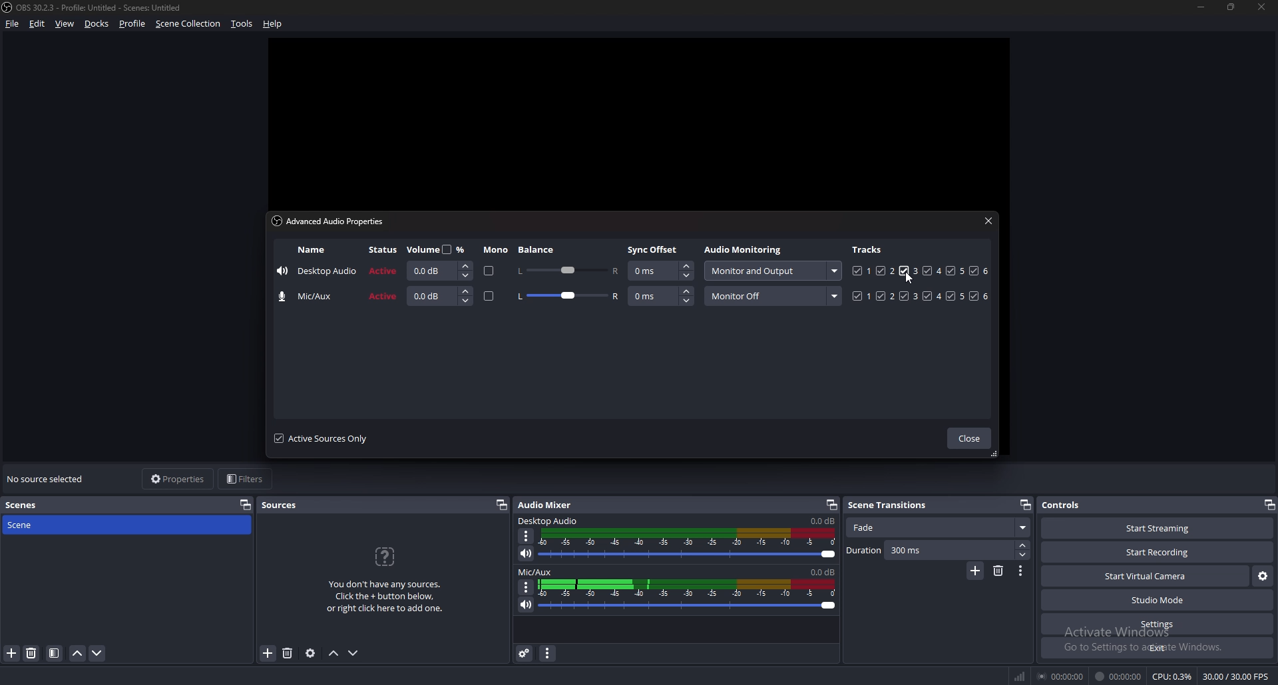 Image resolution: width=1278 pixels, height=685 pixels. What do you see at coordinates (246, 505) in the screenshot?
I see `pop out` at bounding box center [246, 505].